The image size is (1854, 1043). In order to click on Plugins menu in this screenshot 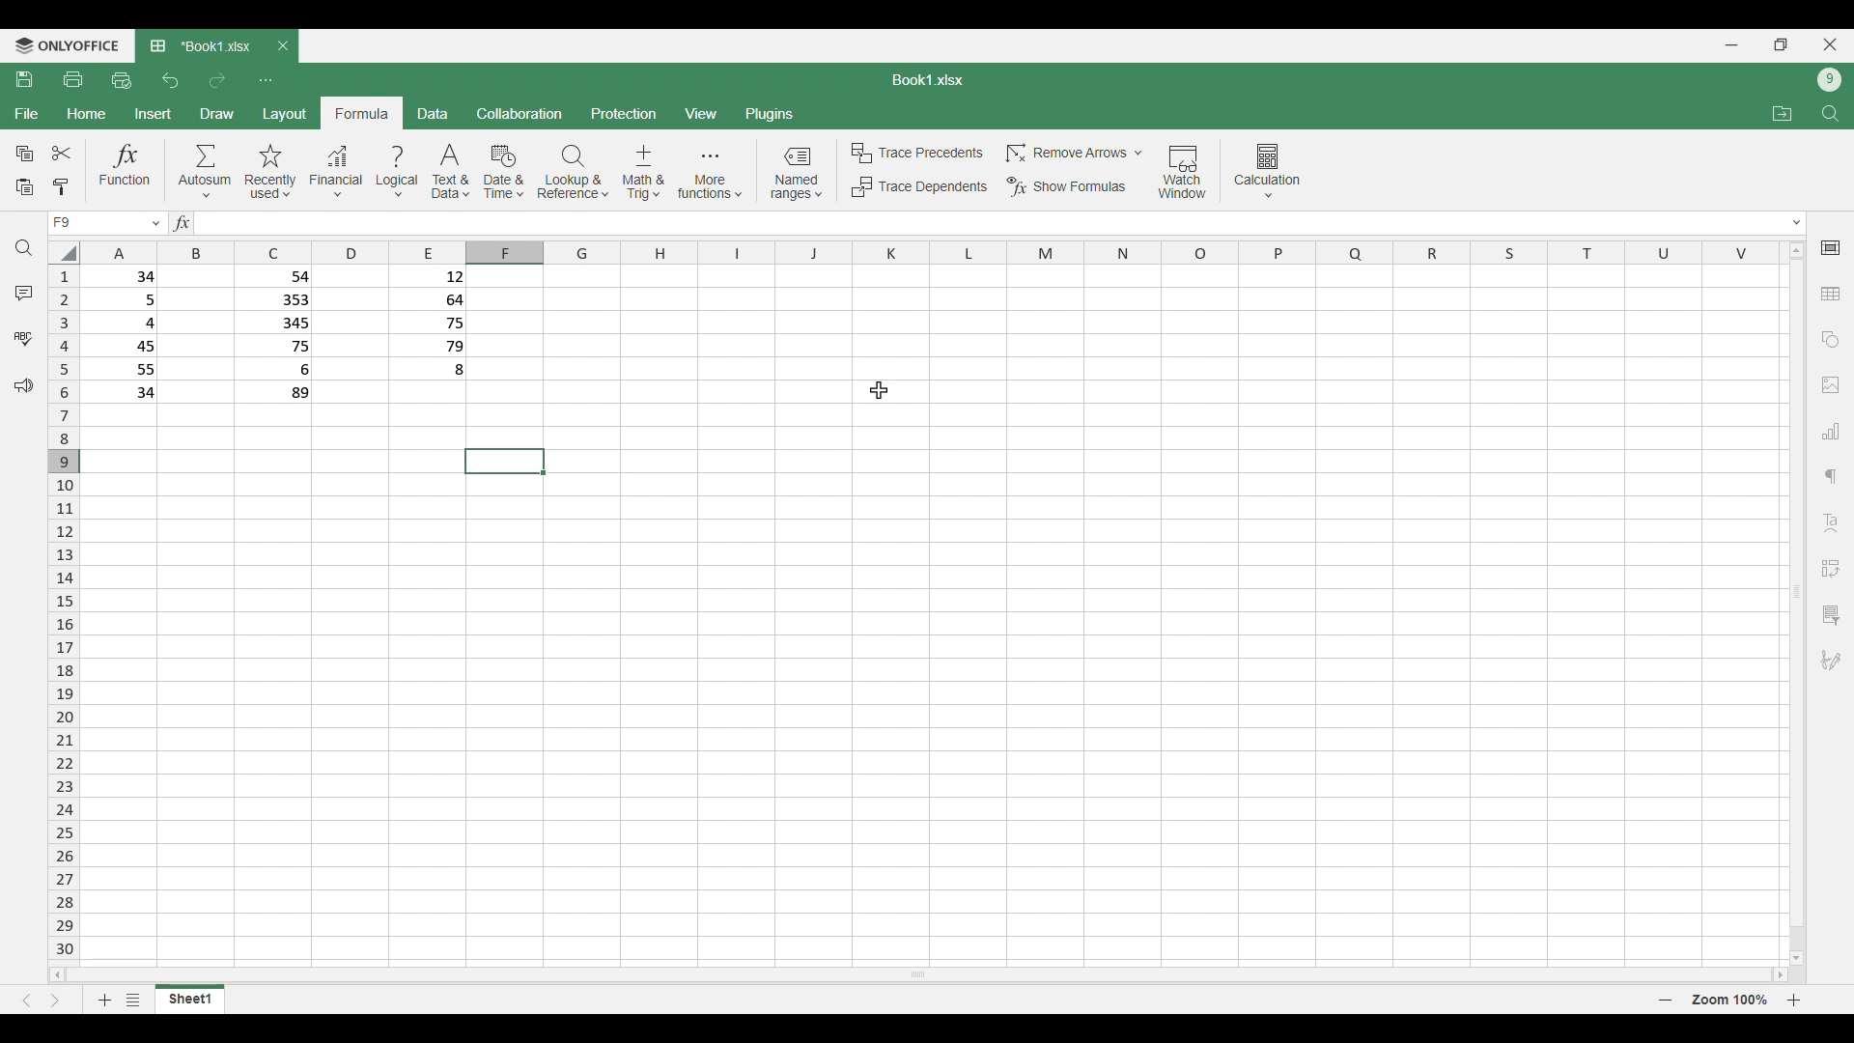, I will do `click(770, 114)`.